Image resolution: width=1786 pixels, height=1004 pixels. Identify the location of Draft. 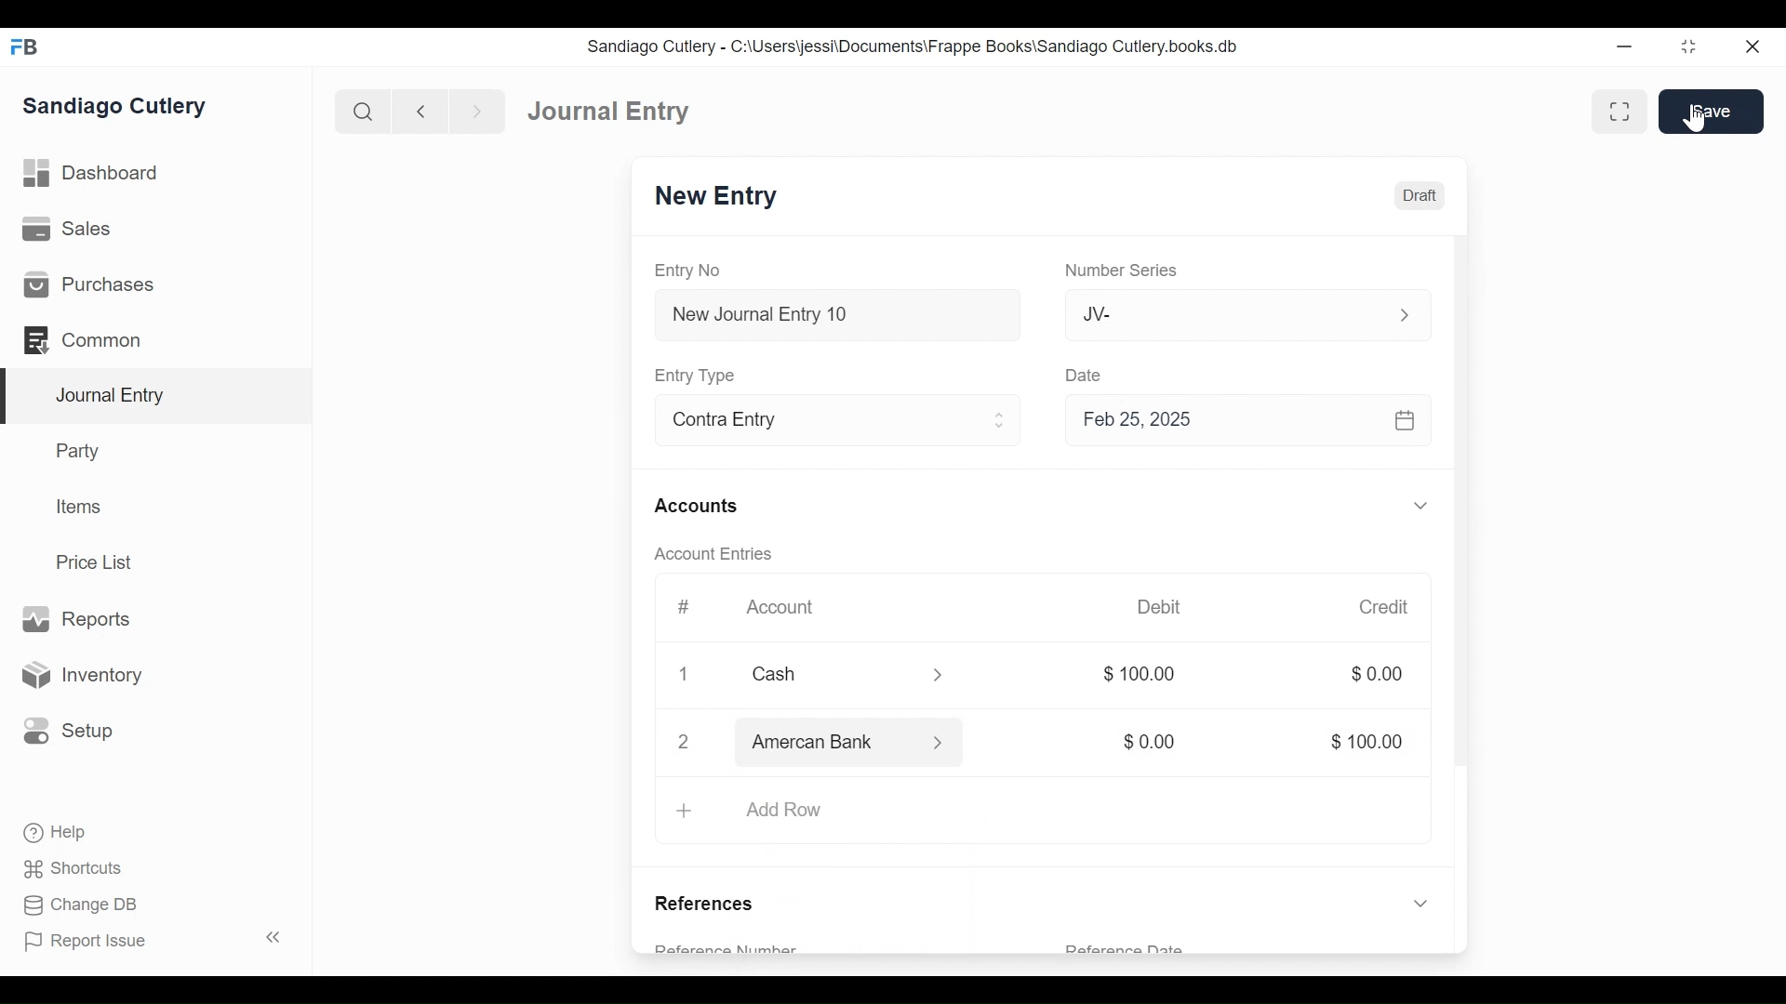
(1420, 196).